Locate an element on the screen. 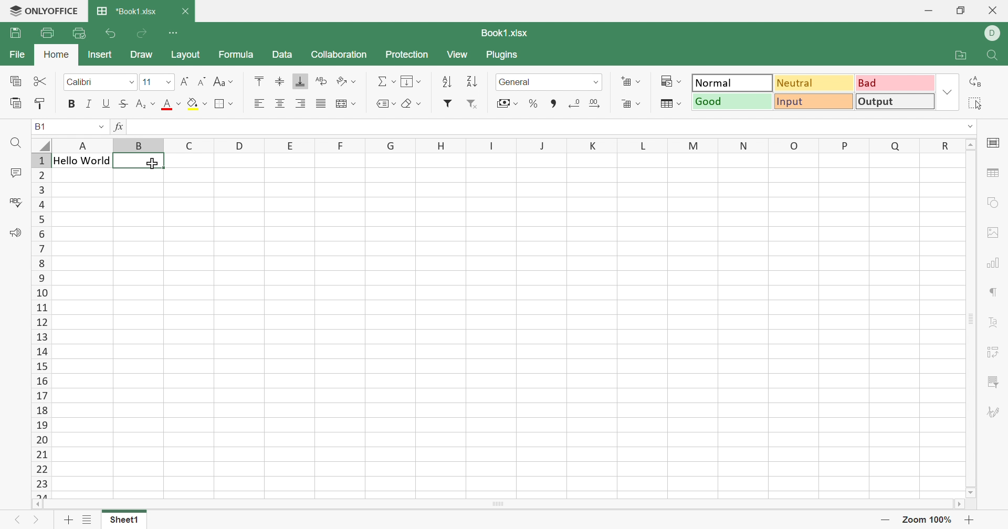  Feedback & Support is located at coordinates (14, 233).